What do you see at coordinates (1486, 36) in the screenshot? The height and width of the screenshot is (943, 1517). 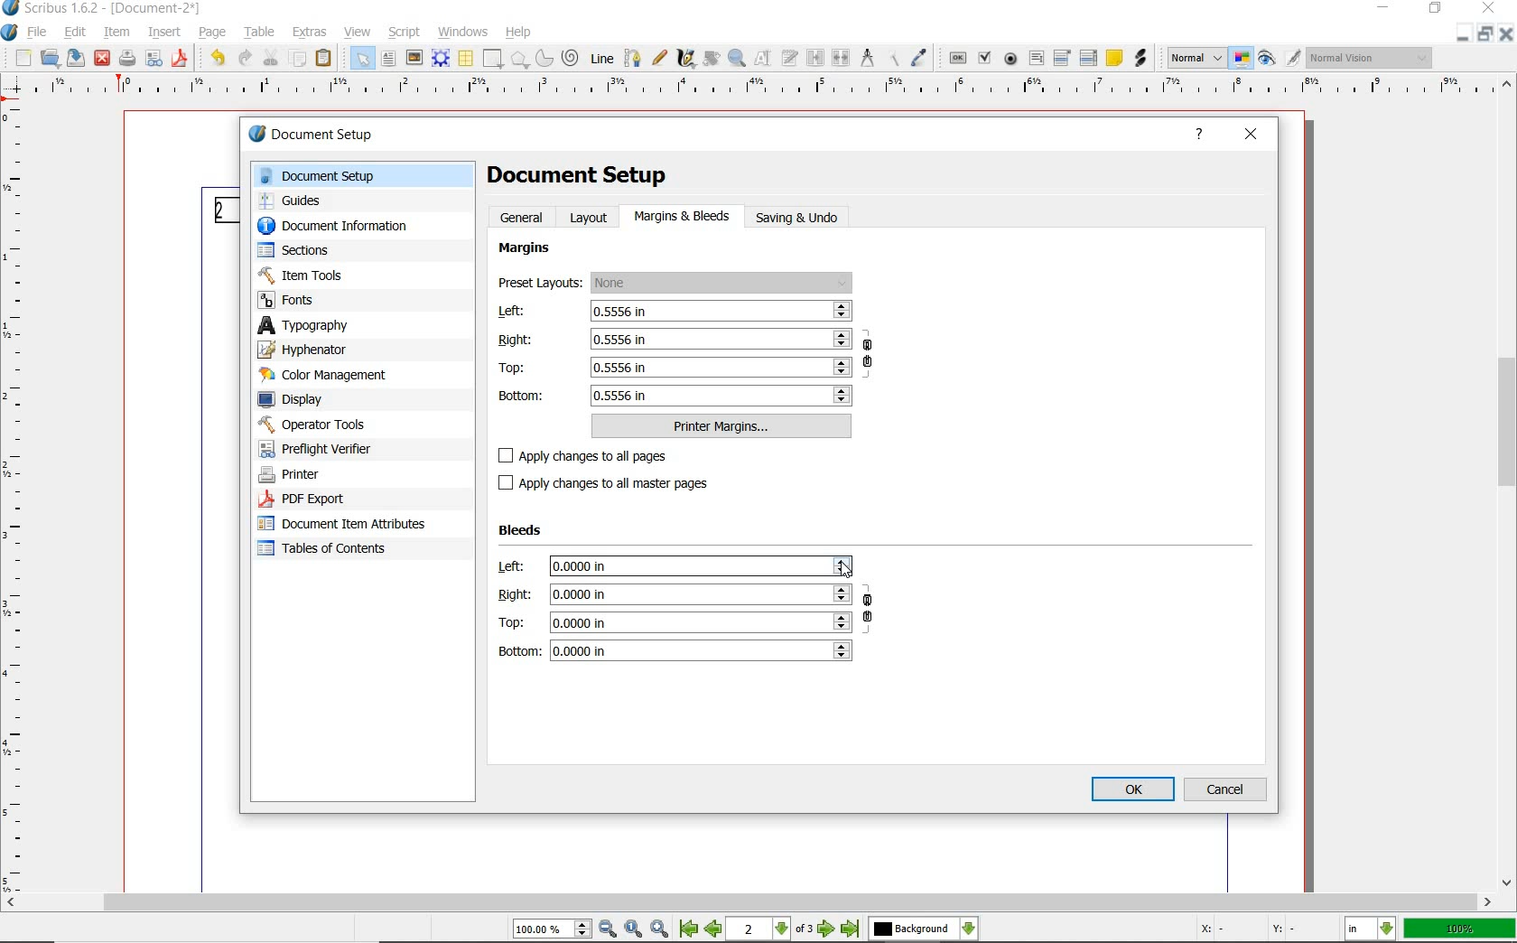 I see `Minimize` at bounding box center [1486, 36].